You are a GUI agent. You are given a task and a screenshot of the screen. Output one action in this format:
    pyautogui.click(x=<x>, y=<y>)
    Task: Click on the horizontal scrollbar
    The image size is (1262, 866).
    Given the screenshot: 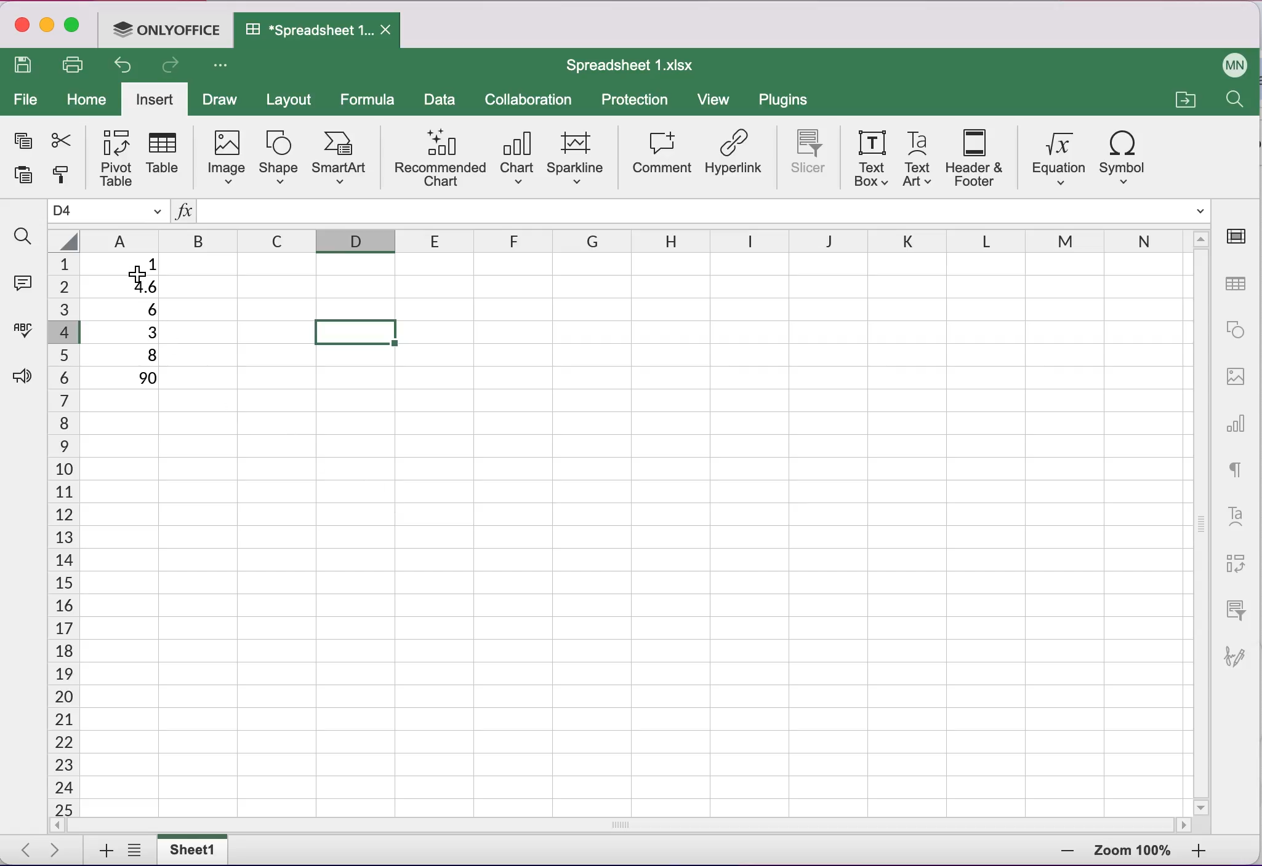 What is the action you would take?
    pyautogui.click(x=382, y=825)
    